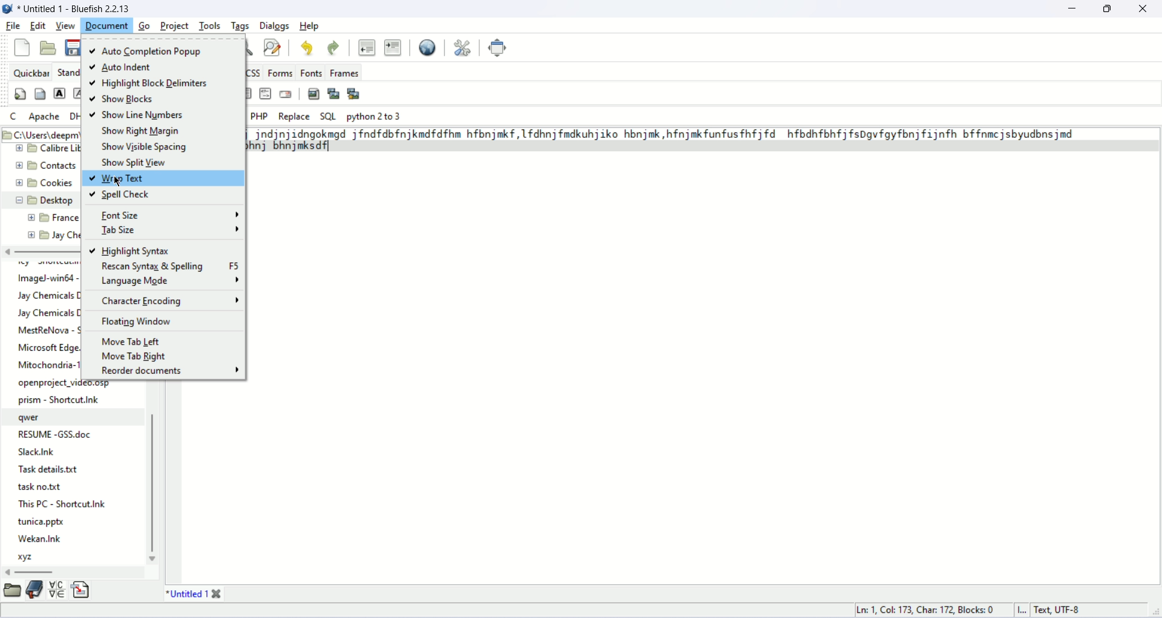 This screenshot has height=618, width=1162. I want to click on logo, so click(8, 11).